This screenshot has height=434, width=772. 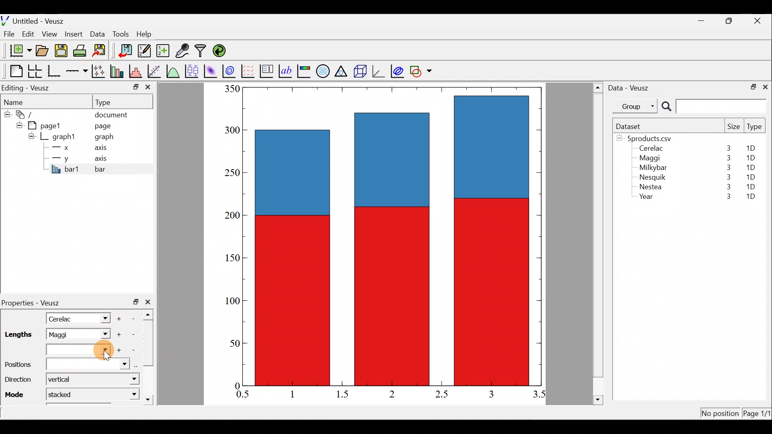 I want to click on Plot bar charts, so click(x=118, y=70).